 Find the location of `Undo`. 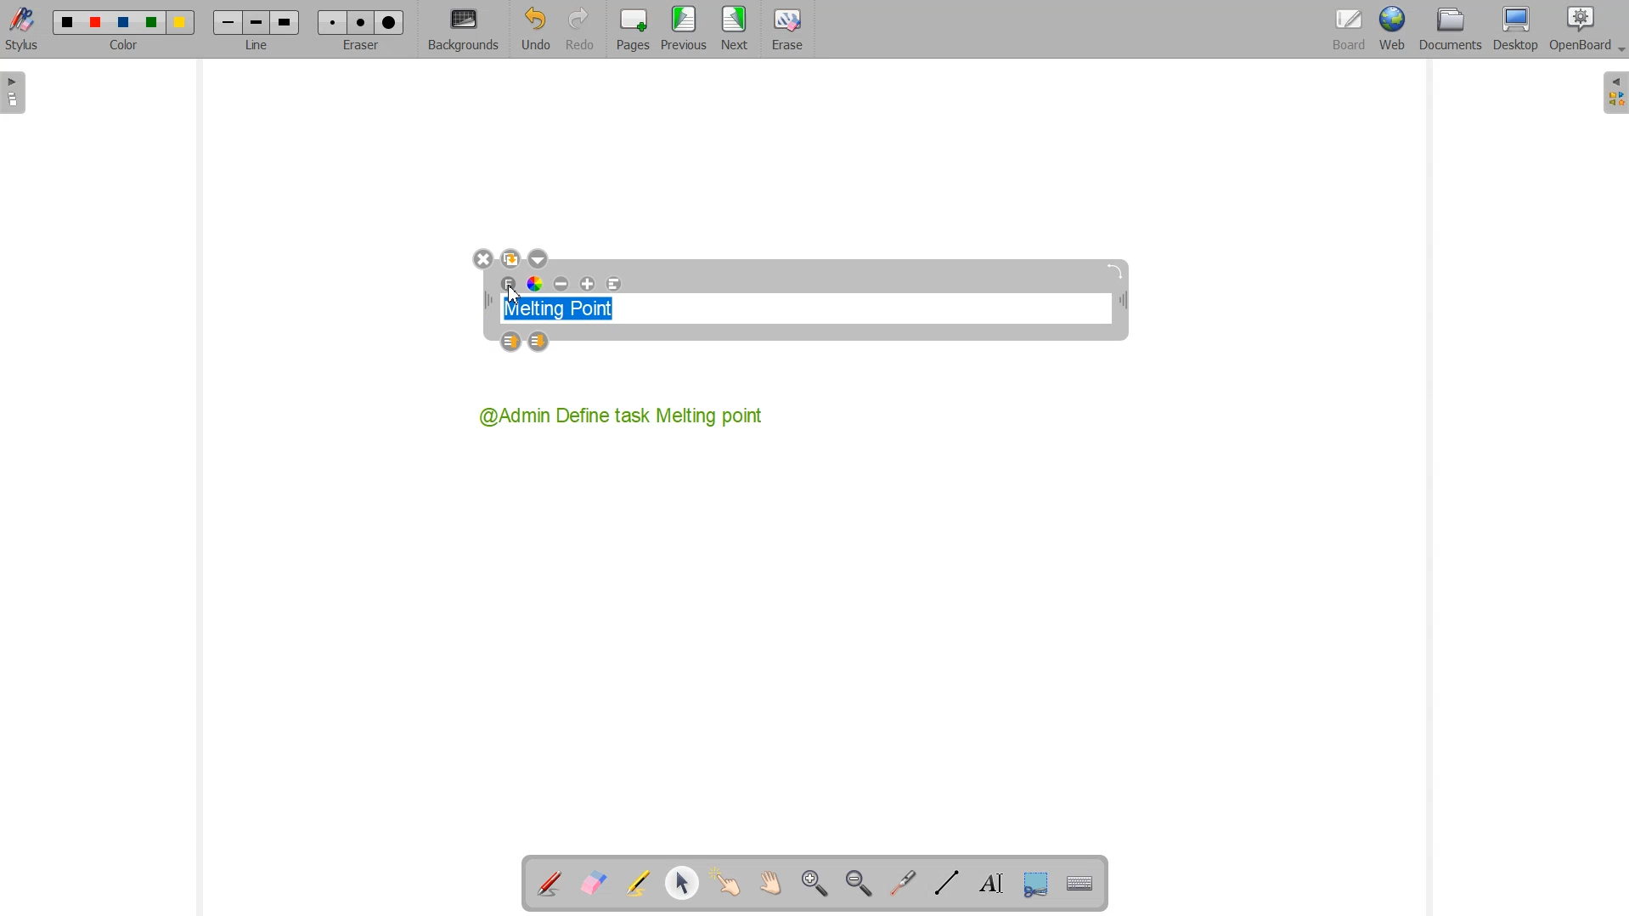

Undo is located at coordinates (535, 29).